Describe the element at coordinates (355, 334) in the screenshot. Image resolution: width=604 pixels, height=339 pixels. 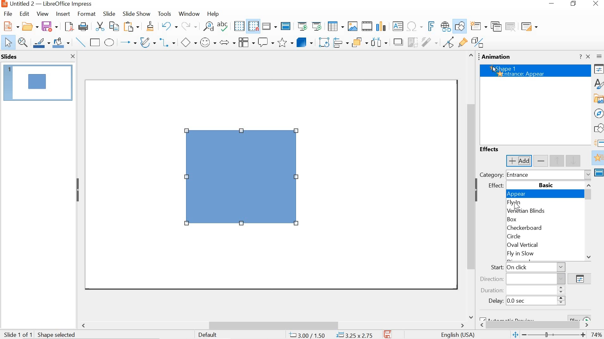
I see `3.25x2.75` at that location.